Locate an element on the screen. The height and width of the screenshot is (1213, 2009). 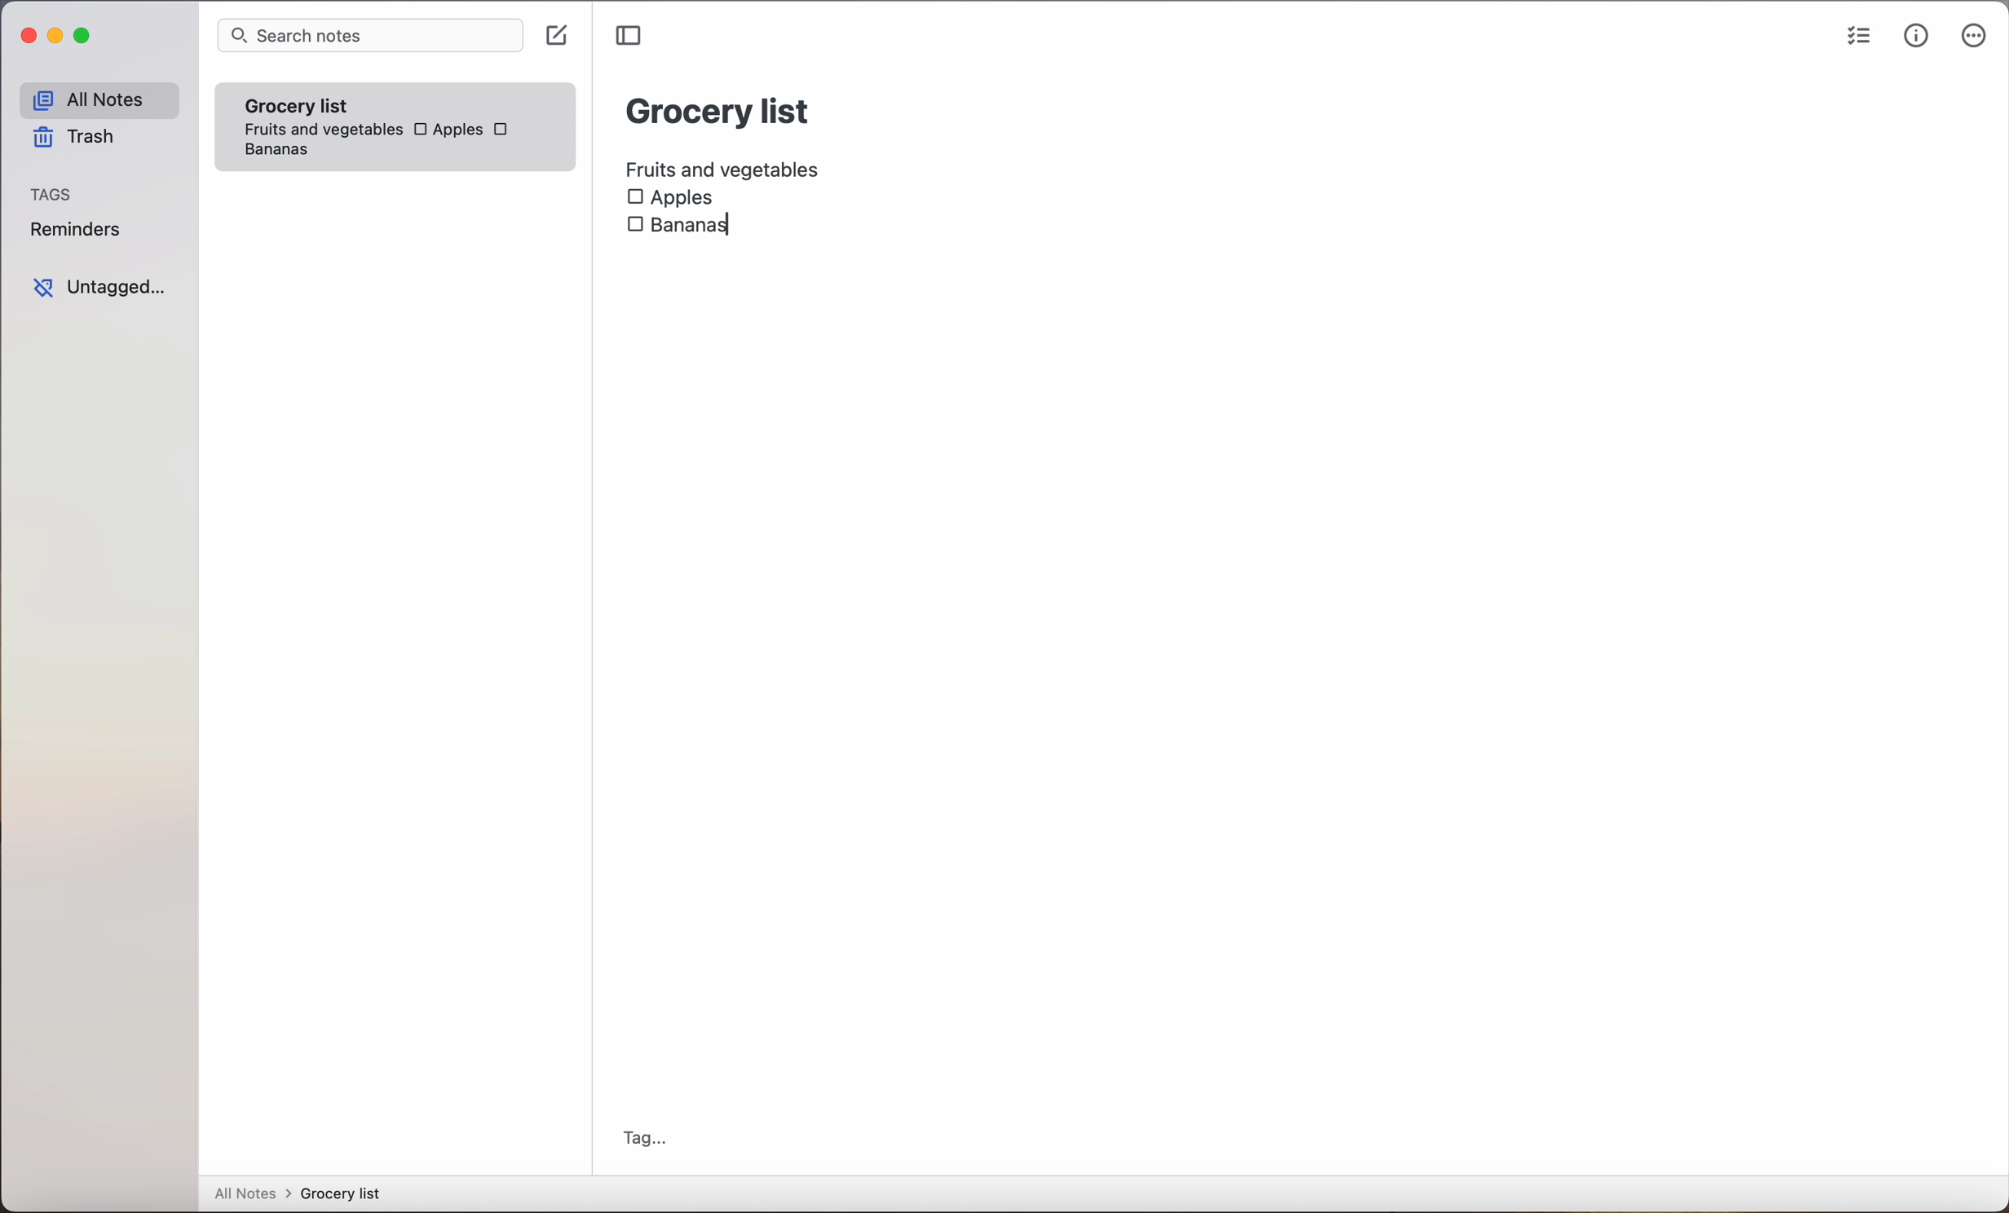
maximize Simplenote is located at coordinates (86, 37).